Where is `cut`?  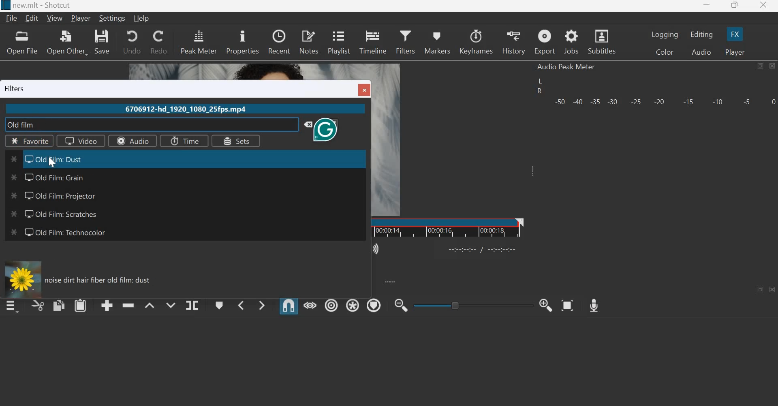 cut is located at coordinates (38, 306).